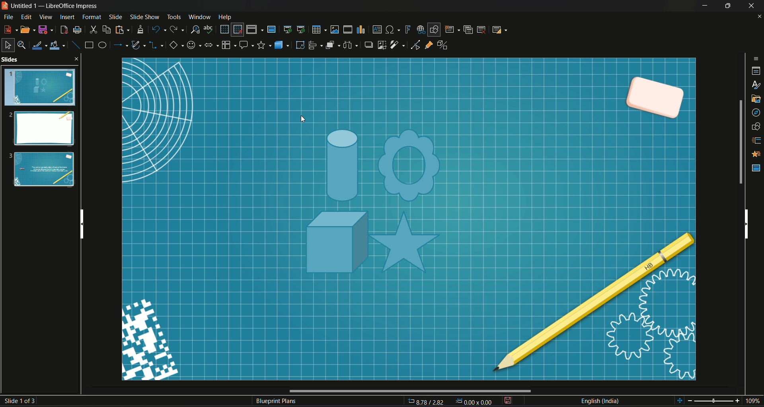  Describe the element at coordinates (75, 45) in the screenshot. I see `insert line` at that location.